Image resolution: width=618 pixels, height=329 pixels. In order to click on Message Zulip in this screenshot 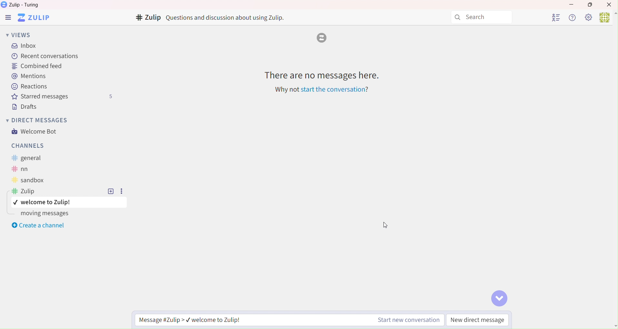, I will do `click(187, 319)`.